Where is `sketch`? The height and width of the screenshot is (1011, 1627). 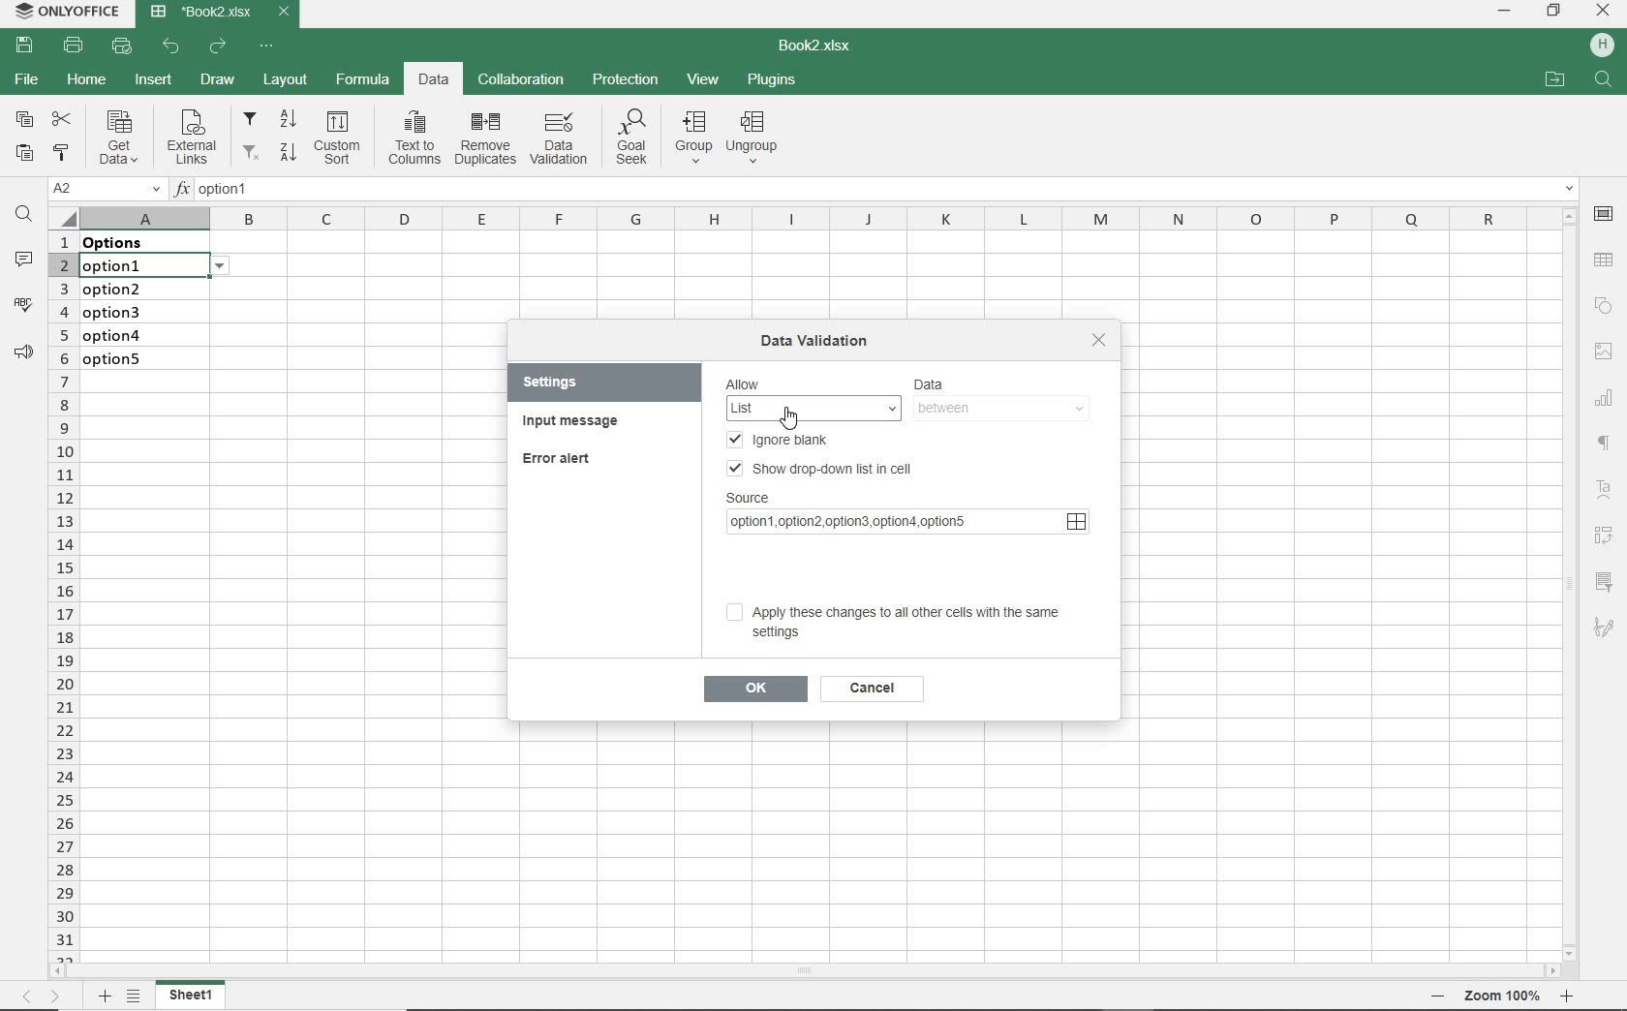
sketch is located at coordinates (1608, 629).